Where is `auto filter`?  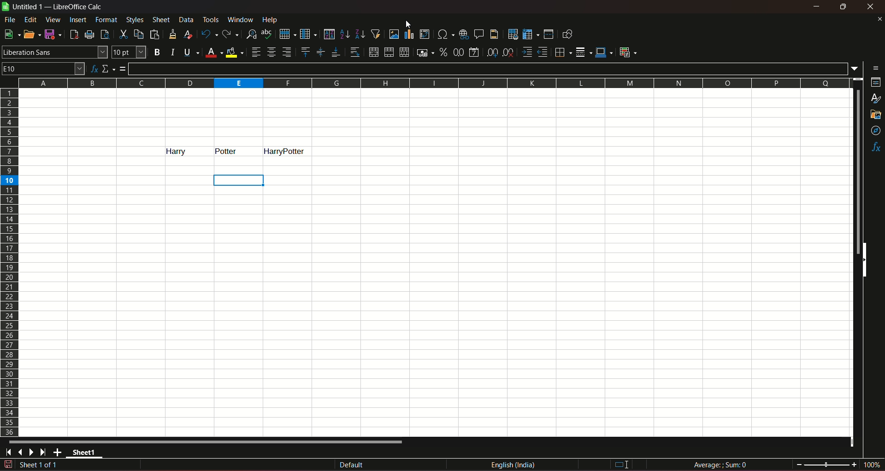 auto filter is located at coordinates (376, 33).